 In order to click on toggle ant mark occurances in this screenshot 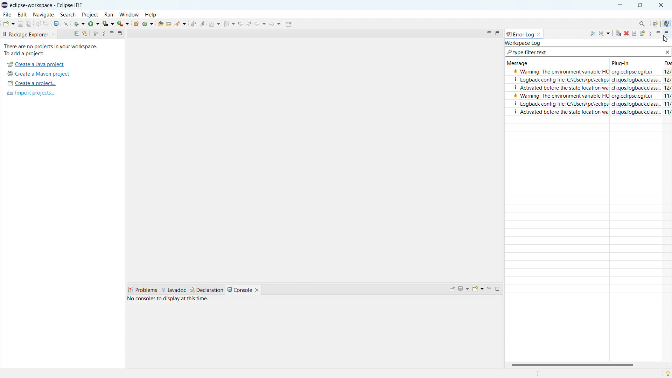, I will do `click(202, 23)`.